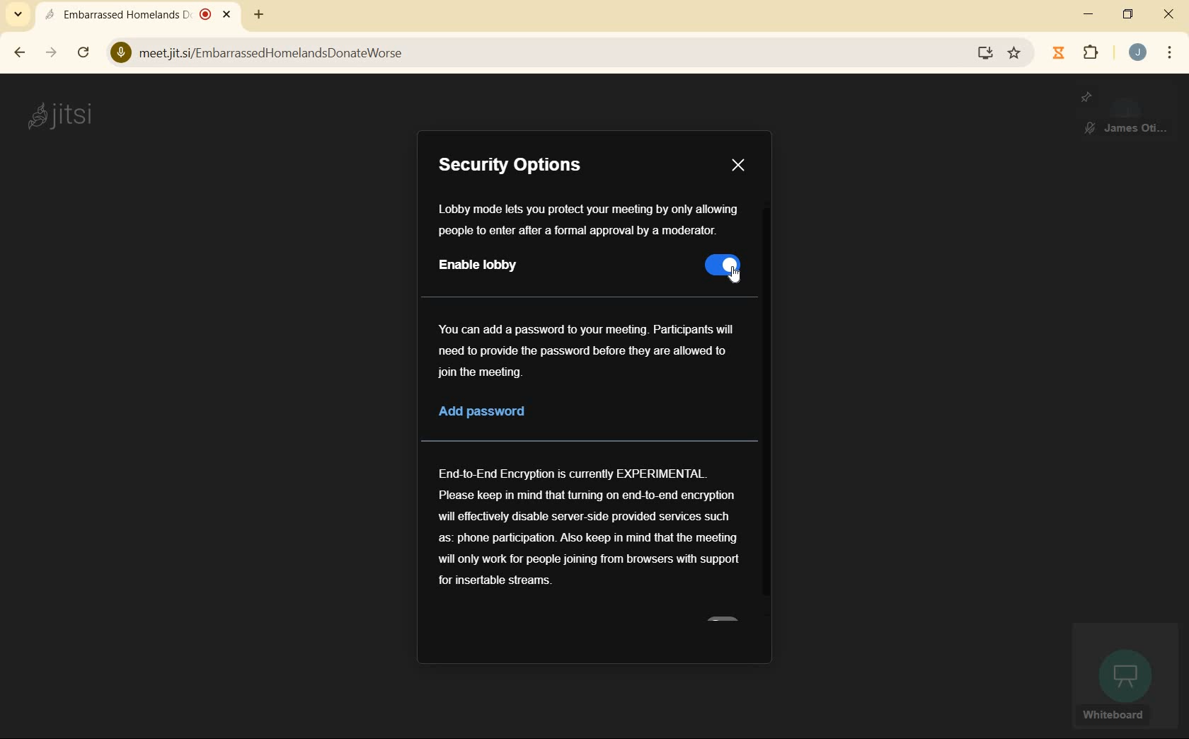 This screenshot has height=739, width=1189. Describe the element at coordinates (1125, 115) in the screenshot. I see `moderator screen pinned` at that location.